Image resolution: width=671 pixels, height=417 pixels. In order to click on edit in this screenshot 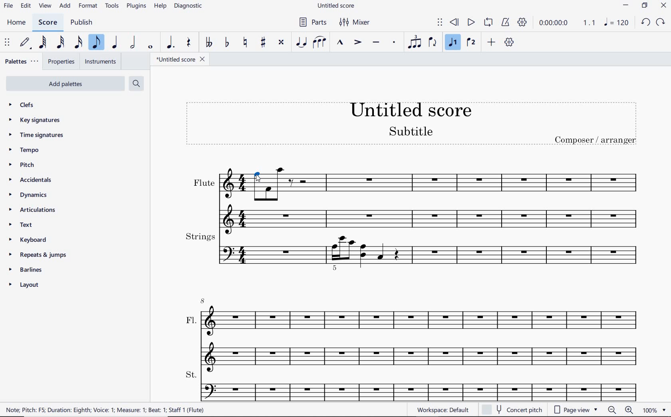, I will do `click(26, 6)`.